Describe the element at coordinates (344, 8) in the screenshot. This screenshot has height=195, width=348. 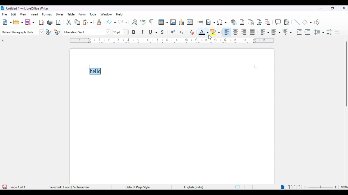
I see `close` at that location.